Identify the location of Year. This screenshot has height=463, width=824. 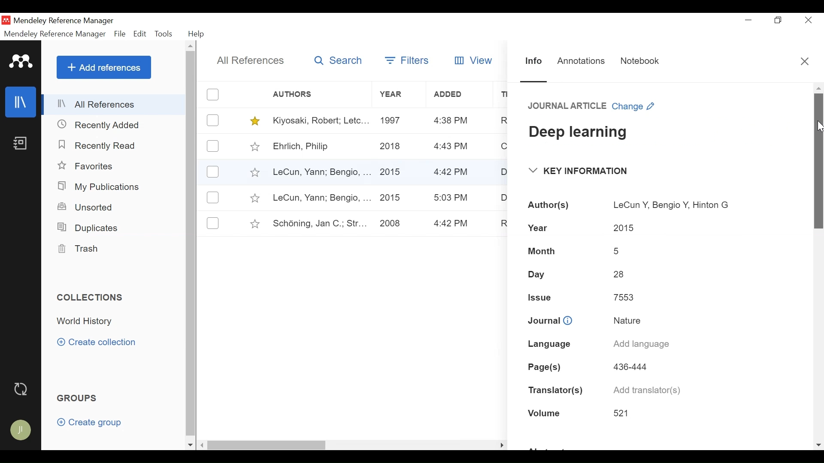
(540, 227).